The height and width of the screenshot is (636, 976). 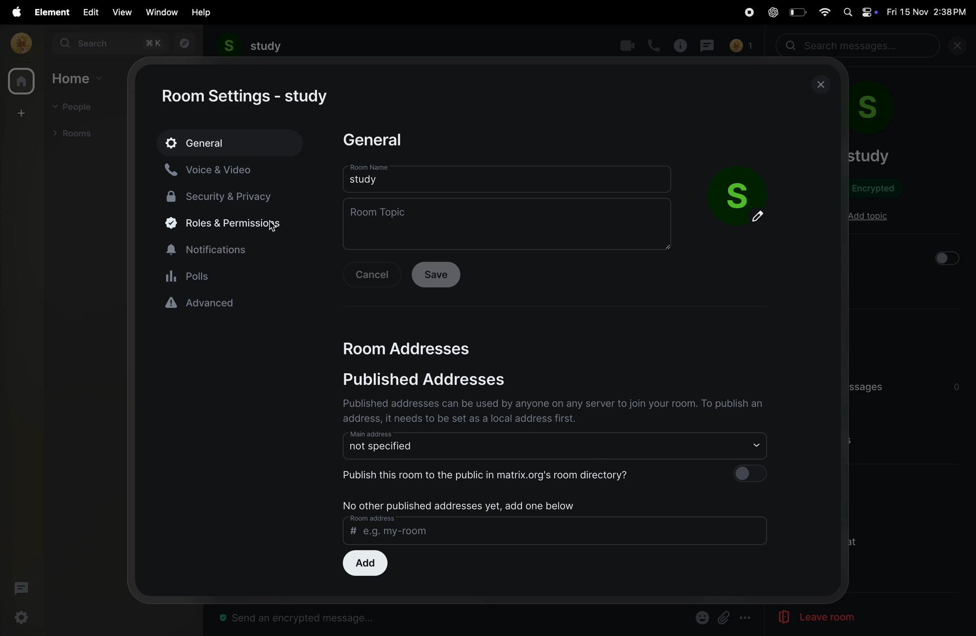 What do you see at coordinates (162, 12) in the screenshot?
I see `window` at bounding box center [162, 12].